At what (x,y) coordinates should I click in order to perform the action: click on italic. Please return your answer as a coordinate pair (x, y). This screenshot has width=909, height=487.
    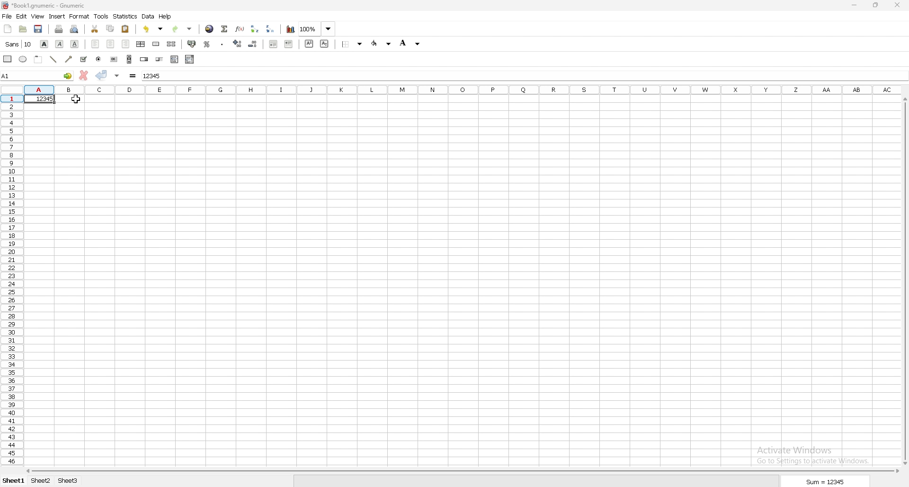
    Looking at the image, I should click on (59, 44).